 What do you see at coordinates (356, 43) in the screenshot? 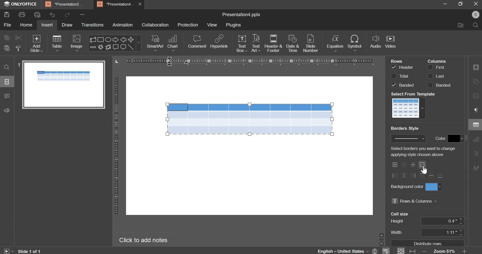
I see `symbol` at bounding box center [356, 43].